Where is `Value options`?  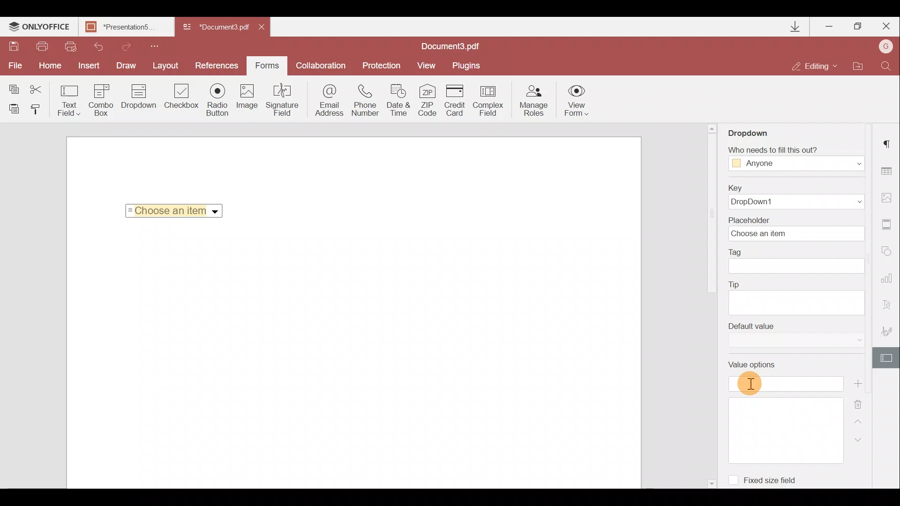
Value options is located at coordinates (787, 409).